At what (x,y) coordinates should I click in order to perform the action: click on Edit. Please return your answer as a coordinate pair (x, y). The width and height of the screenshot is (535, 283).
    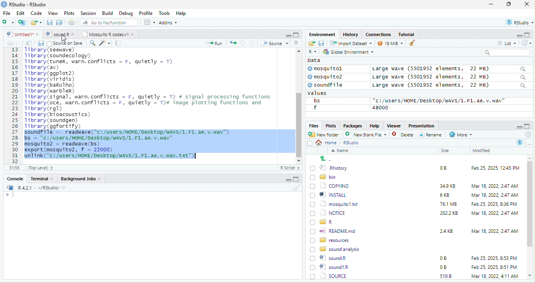
    Looking at the image, I should click on (21, 13).